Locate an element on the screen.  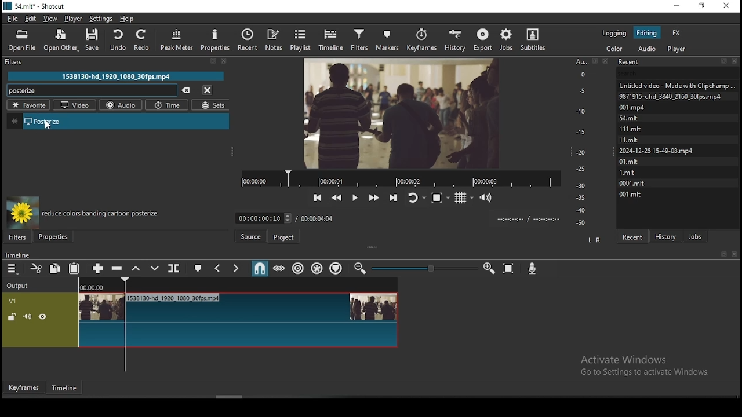
file is located at coordinates (12, 20).